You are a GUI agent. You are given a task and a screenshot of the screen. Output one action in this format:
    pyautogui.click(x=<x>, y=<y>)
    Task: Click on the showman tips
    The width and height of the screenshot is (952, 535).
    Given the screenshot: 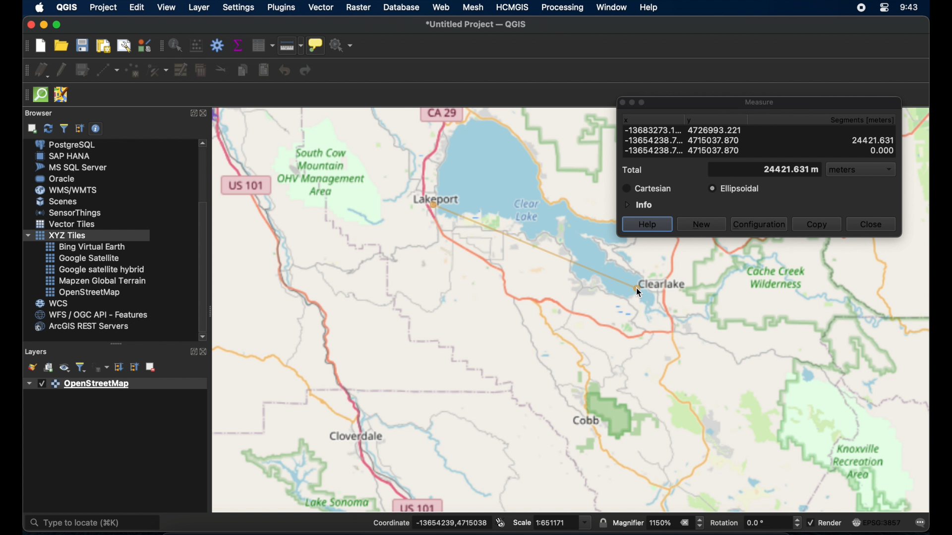 What is the action you would take?
    pyautogui.click(x=316, y=45)
    